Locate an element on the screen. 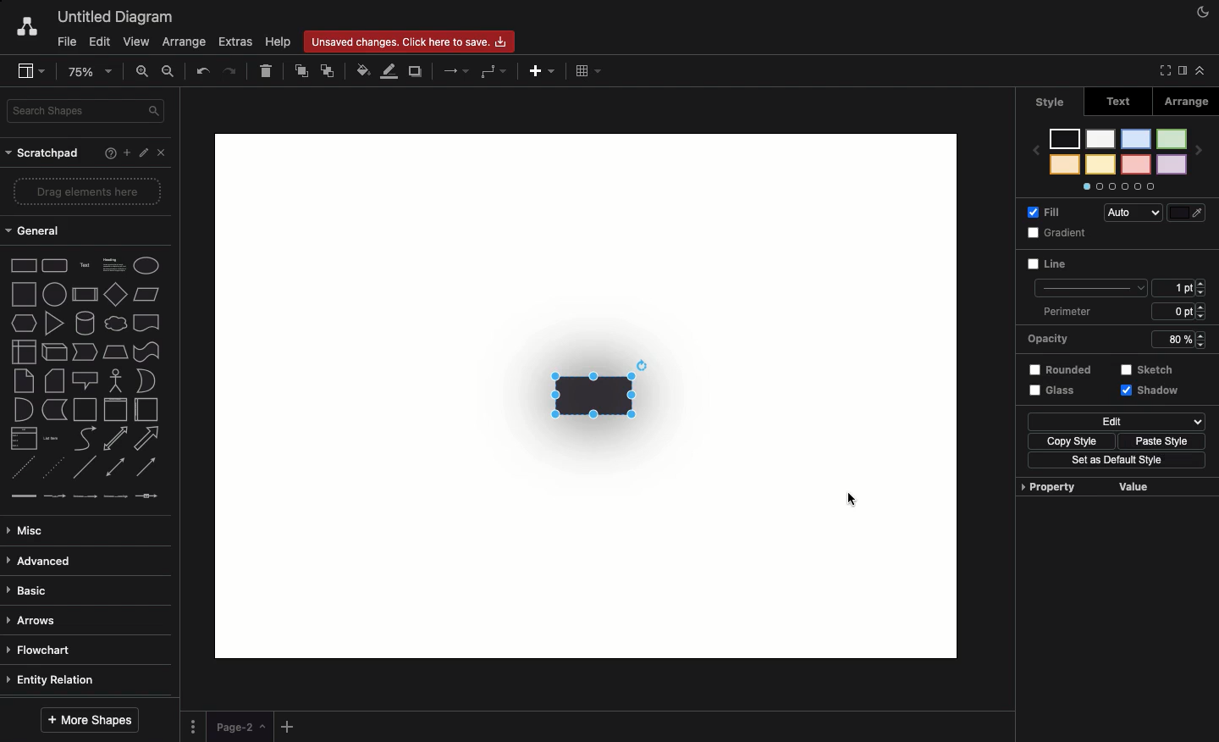 This screenshot has width=1219, height=742. internal storage is located at coordinates (19, 352).